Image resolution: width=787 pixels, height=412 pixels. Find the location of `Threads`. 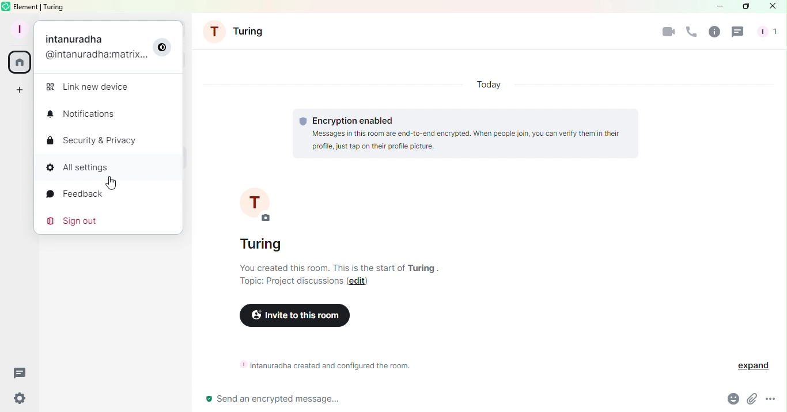

Threads is located at coordinates (736, 33).